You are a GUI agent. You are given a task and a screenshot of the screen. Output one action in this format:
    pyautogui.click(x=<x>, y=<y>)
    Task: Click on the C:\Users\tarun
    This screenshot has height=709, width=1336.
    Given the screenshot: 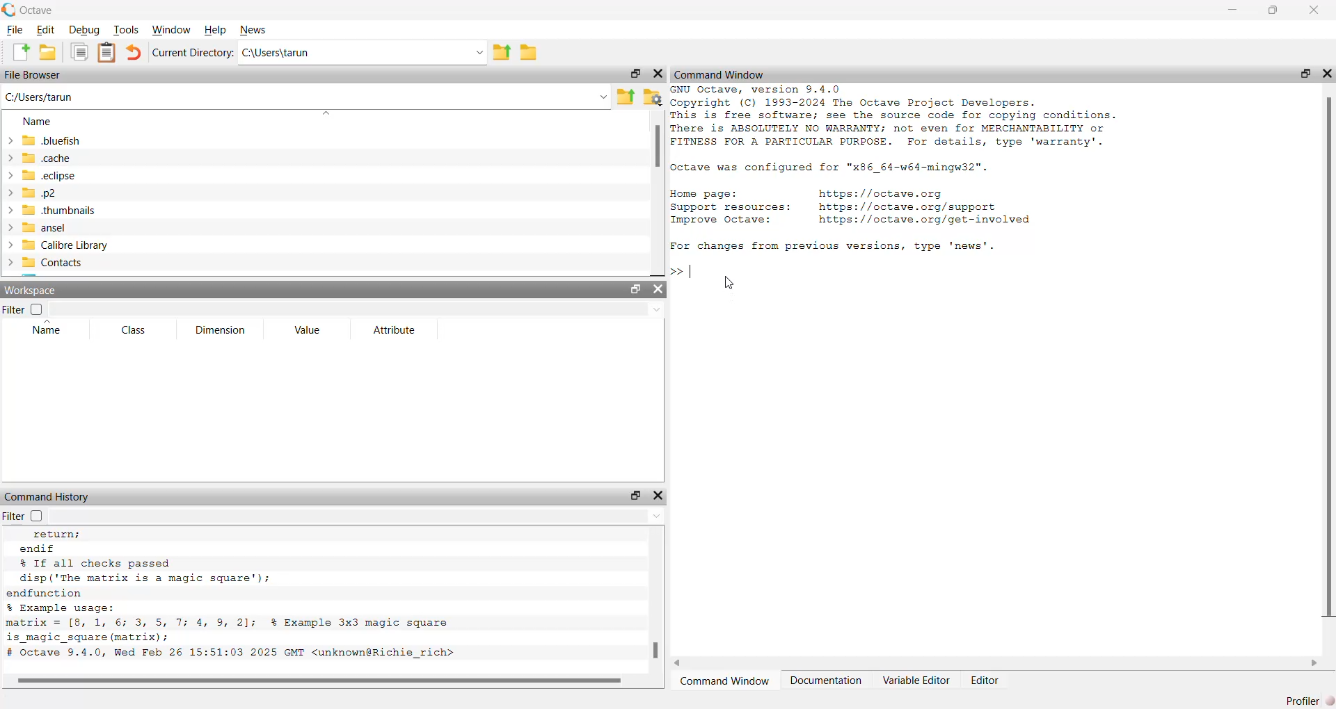 What is the action you would take?
    pyautogui.click(x=40, y=97)
    